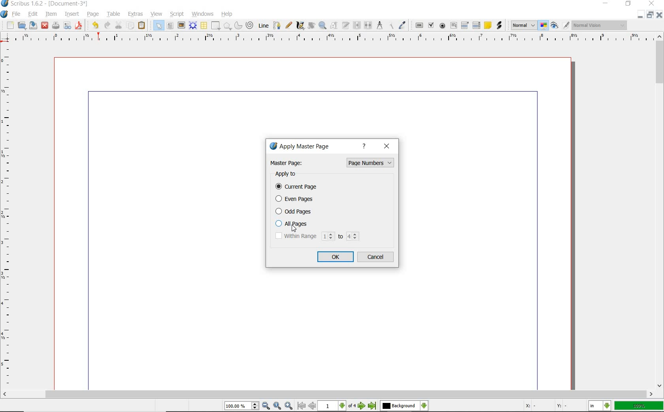  What do you see at coordinates (203, 14) in the screenshot?
I see `windows` at bounding box center [203, 14].